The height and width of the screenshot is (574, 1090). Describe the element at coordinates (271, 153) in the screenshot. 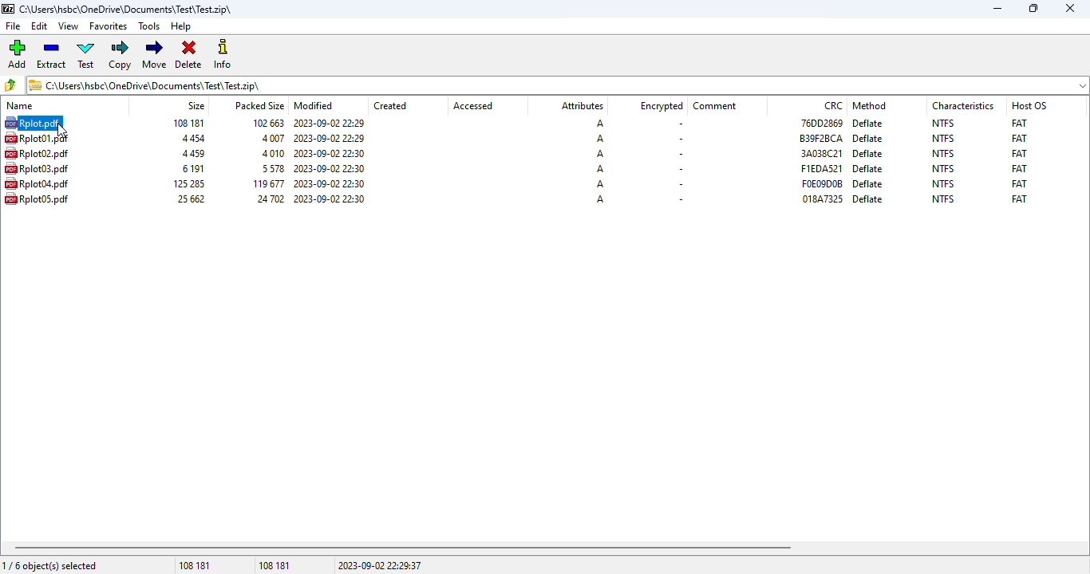

I see `packed size` at that location.